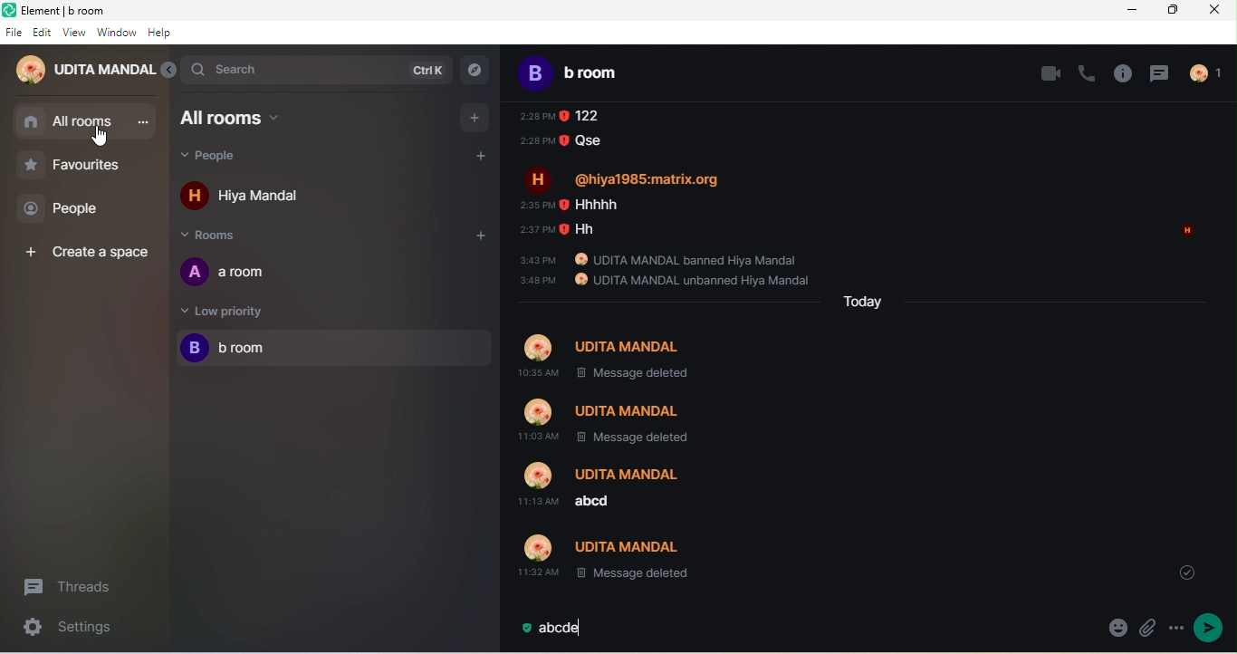 The height and width of the screenshot is (654, 1237). What do you see at coordinates (1175, 629) in the screenshot?
I see `options` at bounding box center [1175, 629].